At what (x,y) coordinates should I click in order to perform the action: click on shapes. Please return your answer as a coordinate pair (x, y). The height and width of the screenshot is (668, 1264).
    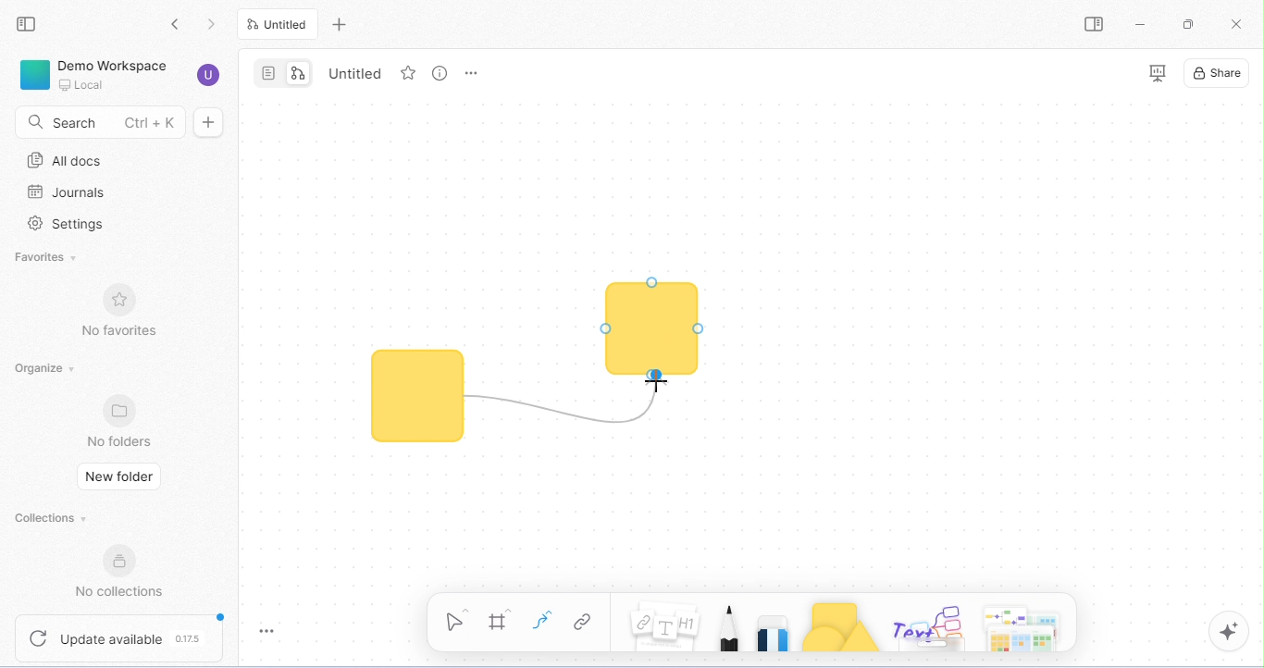
    Looking at the image, I should click on (842, 626).